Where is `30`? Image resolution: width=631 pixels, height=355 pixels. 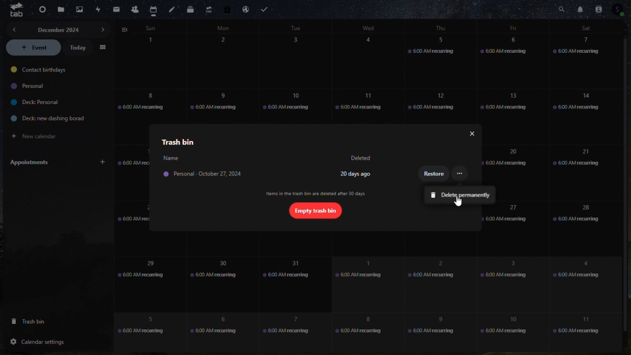
30 is located at coordinates (216, 283).